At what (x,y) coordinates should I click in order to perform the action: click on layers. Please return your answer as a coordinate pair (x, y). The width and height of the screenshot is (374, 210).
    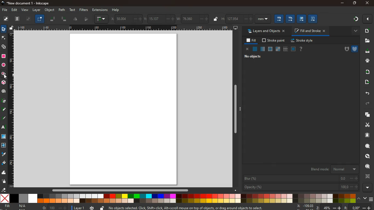
    Looking at the image, I should click on (365, 115).